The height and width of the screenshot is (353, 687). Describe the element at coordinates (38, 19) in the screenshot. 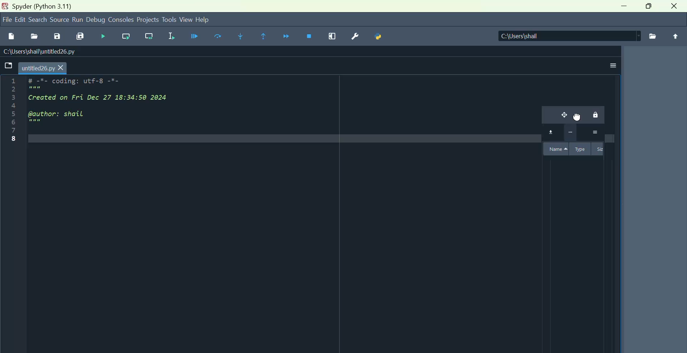

I see `search` at that location.